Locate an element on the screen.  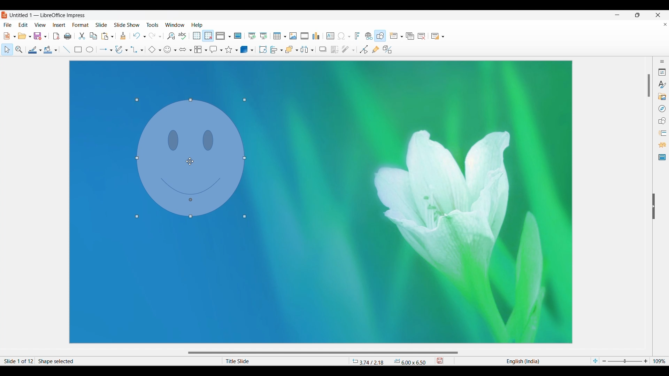
Horizontal slide bar is located at coordinates (323, 353).